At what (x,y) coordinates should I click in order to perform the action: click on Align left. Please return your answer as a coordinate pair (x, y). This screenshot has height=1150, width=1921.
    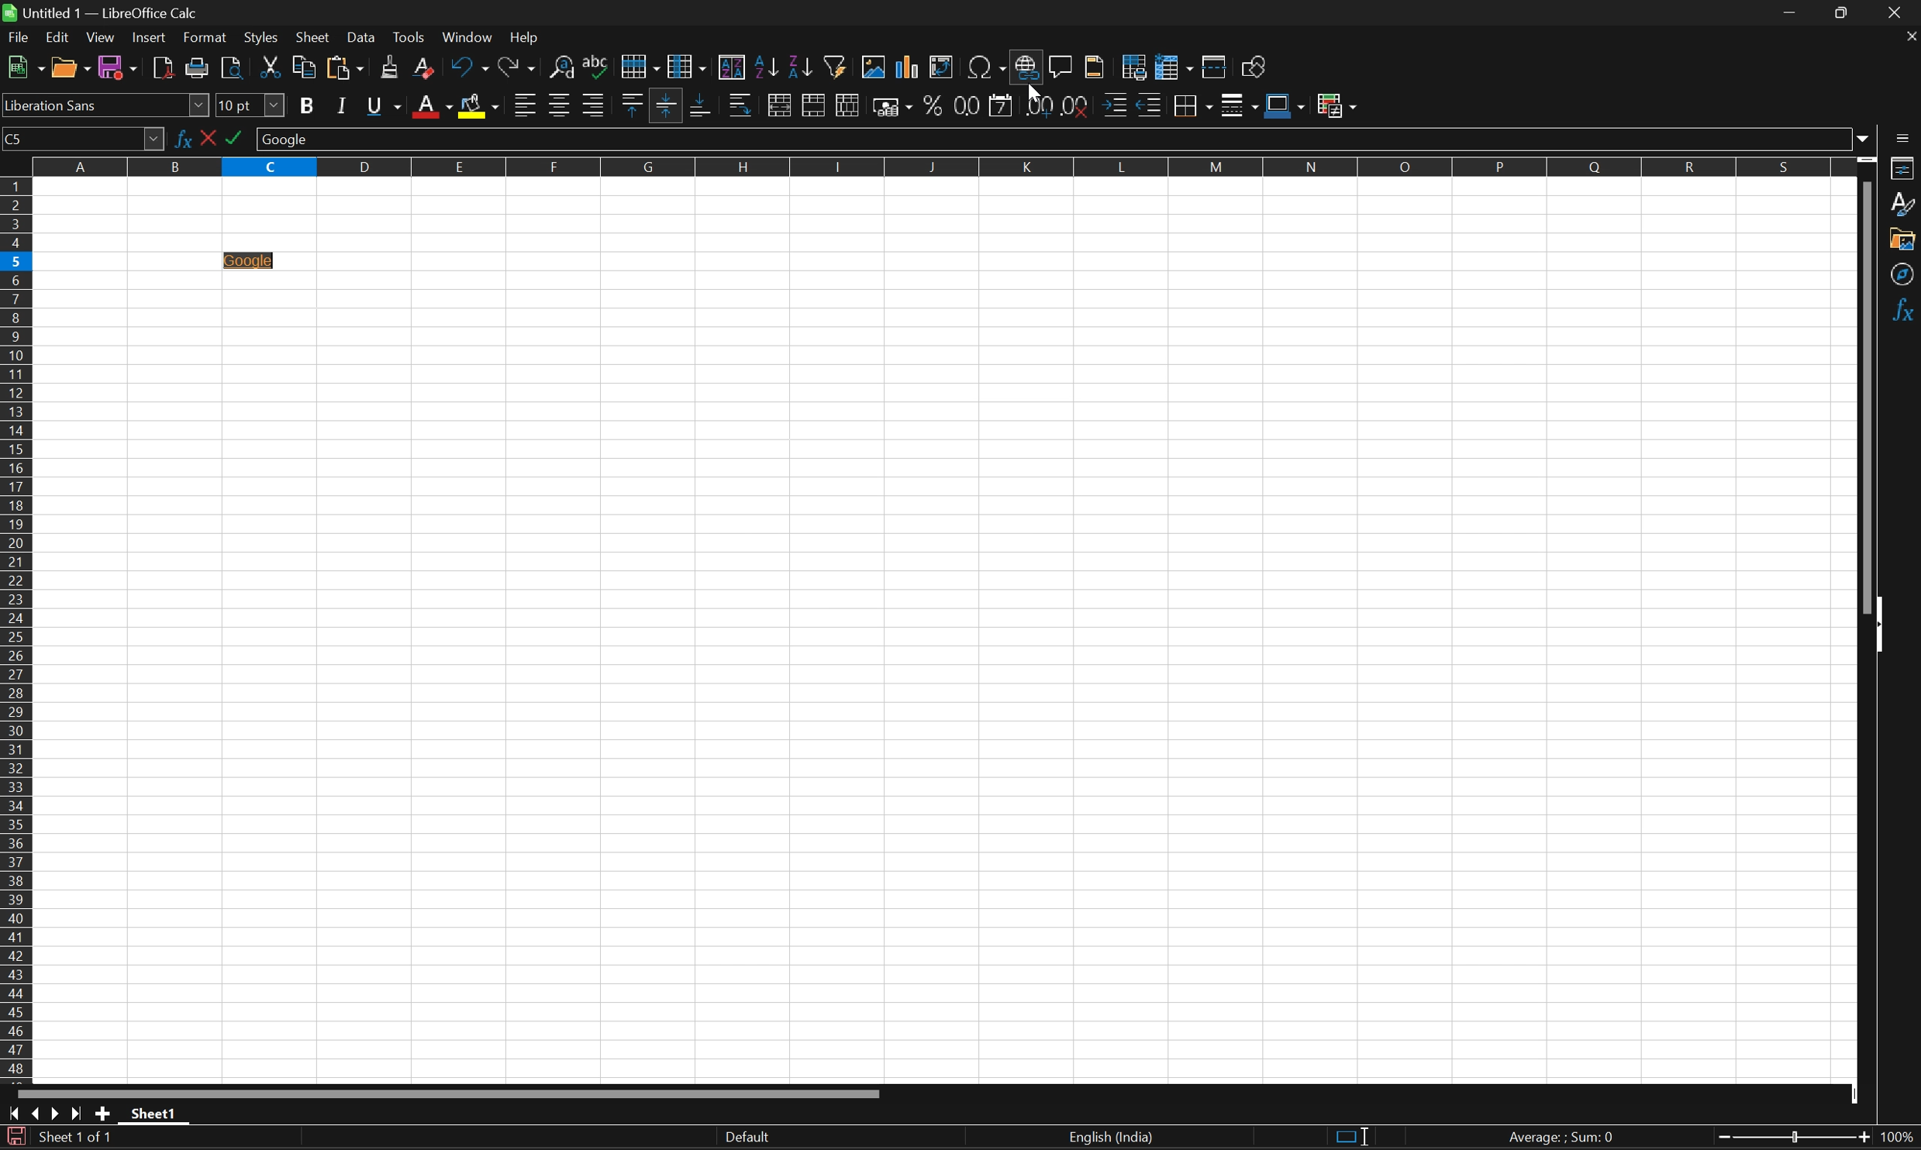
    Looking at the image, I should click on (524, 106).